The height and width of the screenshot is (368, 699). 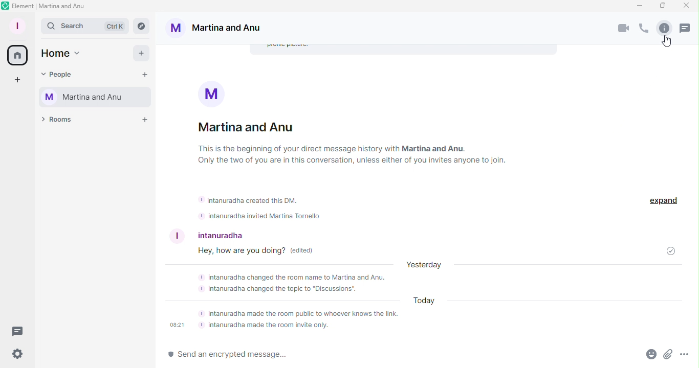 What do you see at coordinates (96, 97) in the screenshot?
I see `Martina and Anu` at bounding box center [96, 97].